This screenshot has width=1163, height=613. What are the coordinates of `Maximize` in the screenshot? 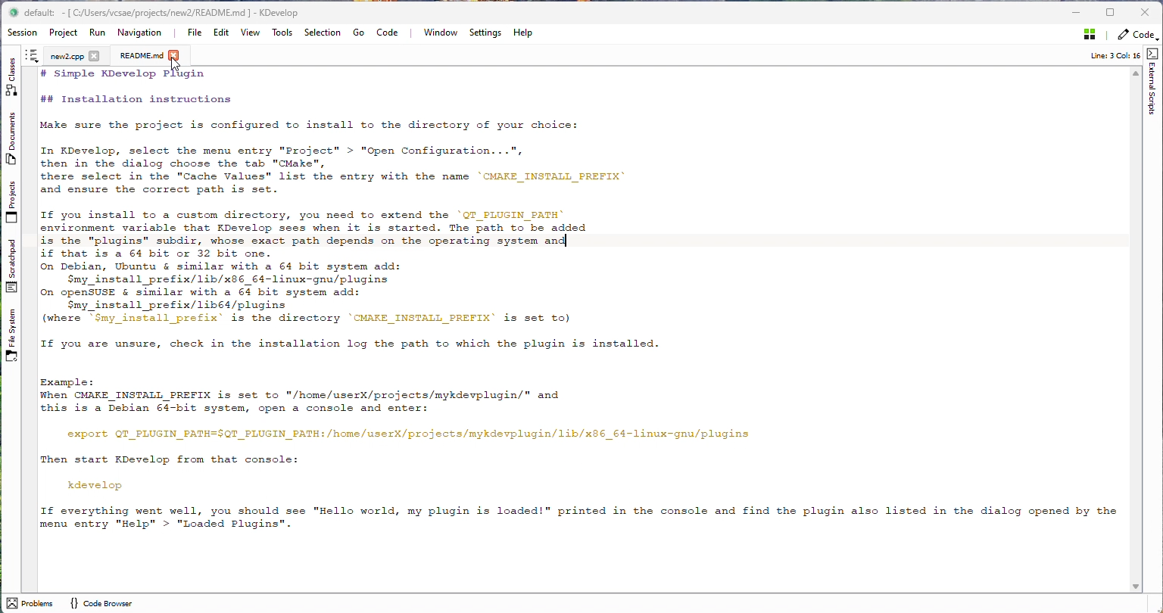 It's located at (1110, 13).